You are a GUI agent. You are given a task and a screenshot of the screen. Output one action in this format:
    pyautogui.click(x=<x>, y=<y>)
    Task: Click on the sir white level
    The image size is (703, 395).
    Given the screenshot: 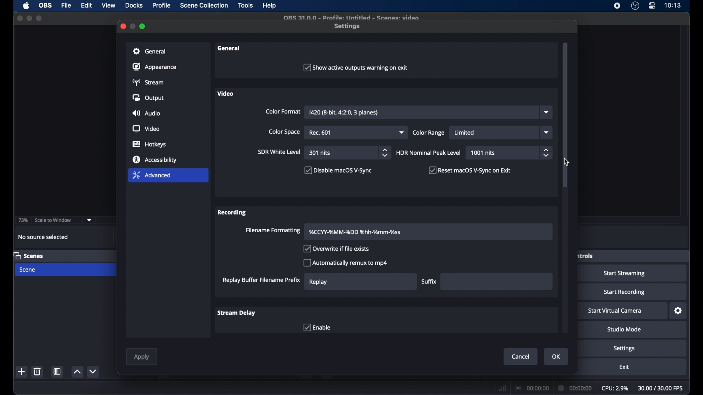 What is the action you would take?
    pyautogui.click(x=279, y=151)
    